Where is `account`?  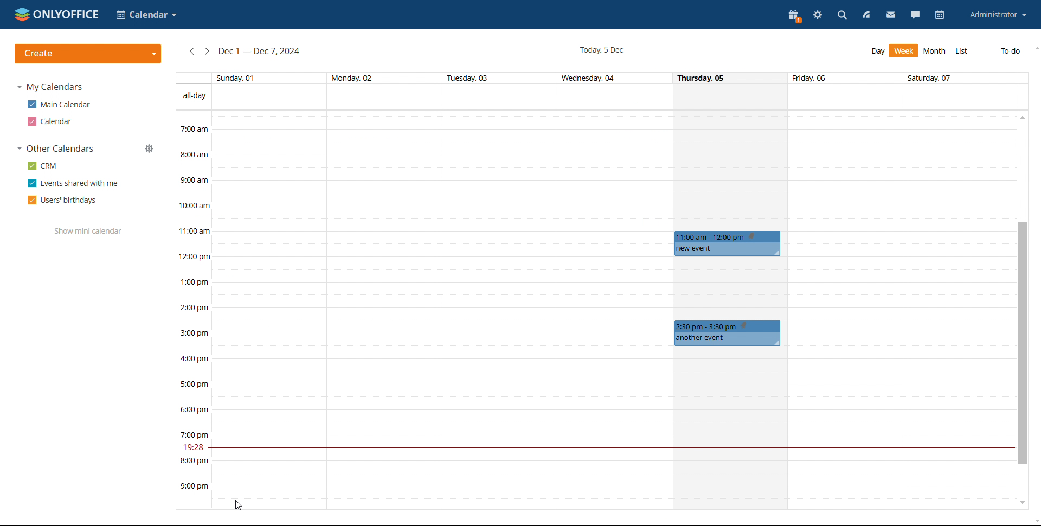 account is located at coordinates (997, 15).